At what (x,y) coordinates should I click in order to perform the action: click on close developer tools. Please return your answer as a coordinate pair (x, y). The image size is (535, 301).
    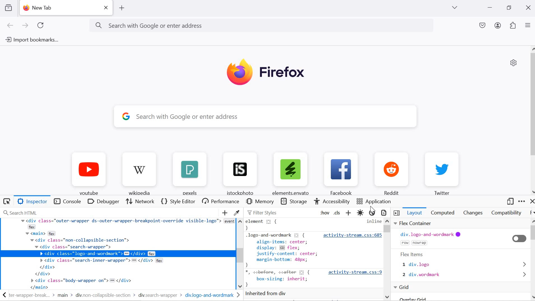
    Looking at the image, I should click on (532, 202).